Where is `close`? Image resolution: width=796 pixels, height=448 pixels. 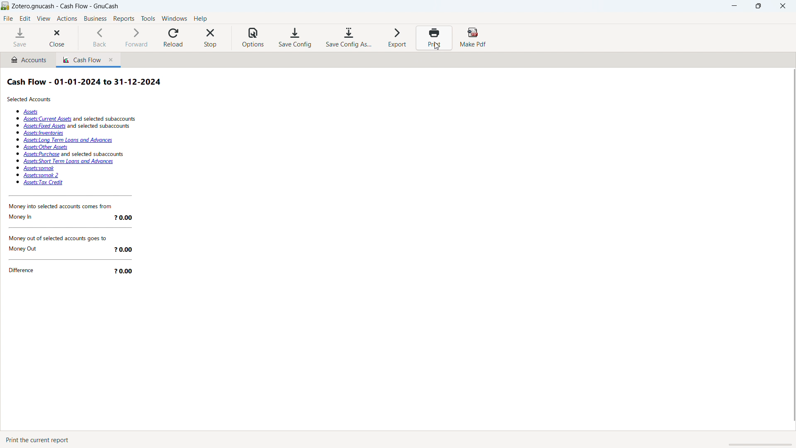 close is located at coordinates (782, 6).